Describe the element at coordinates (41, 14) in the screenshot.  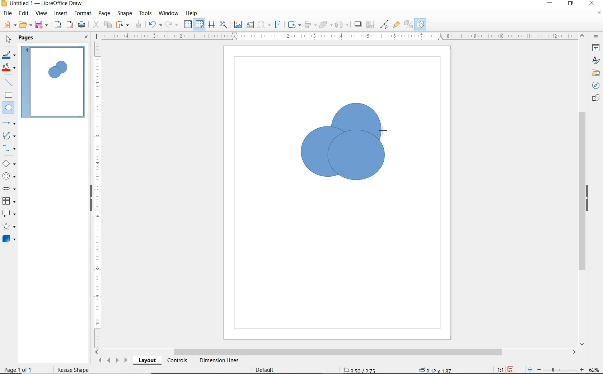
I see `VIEW` at that location.